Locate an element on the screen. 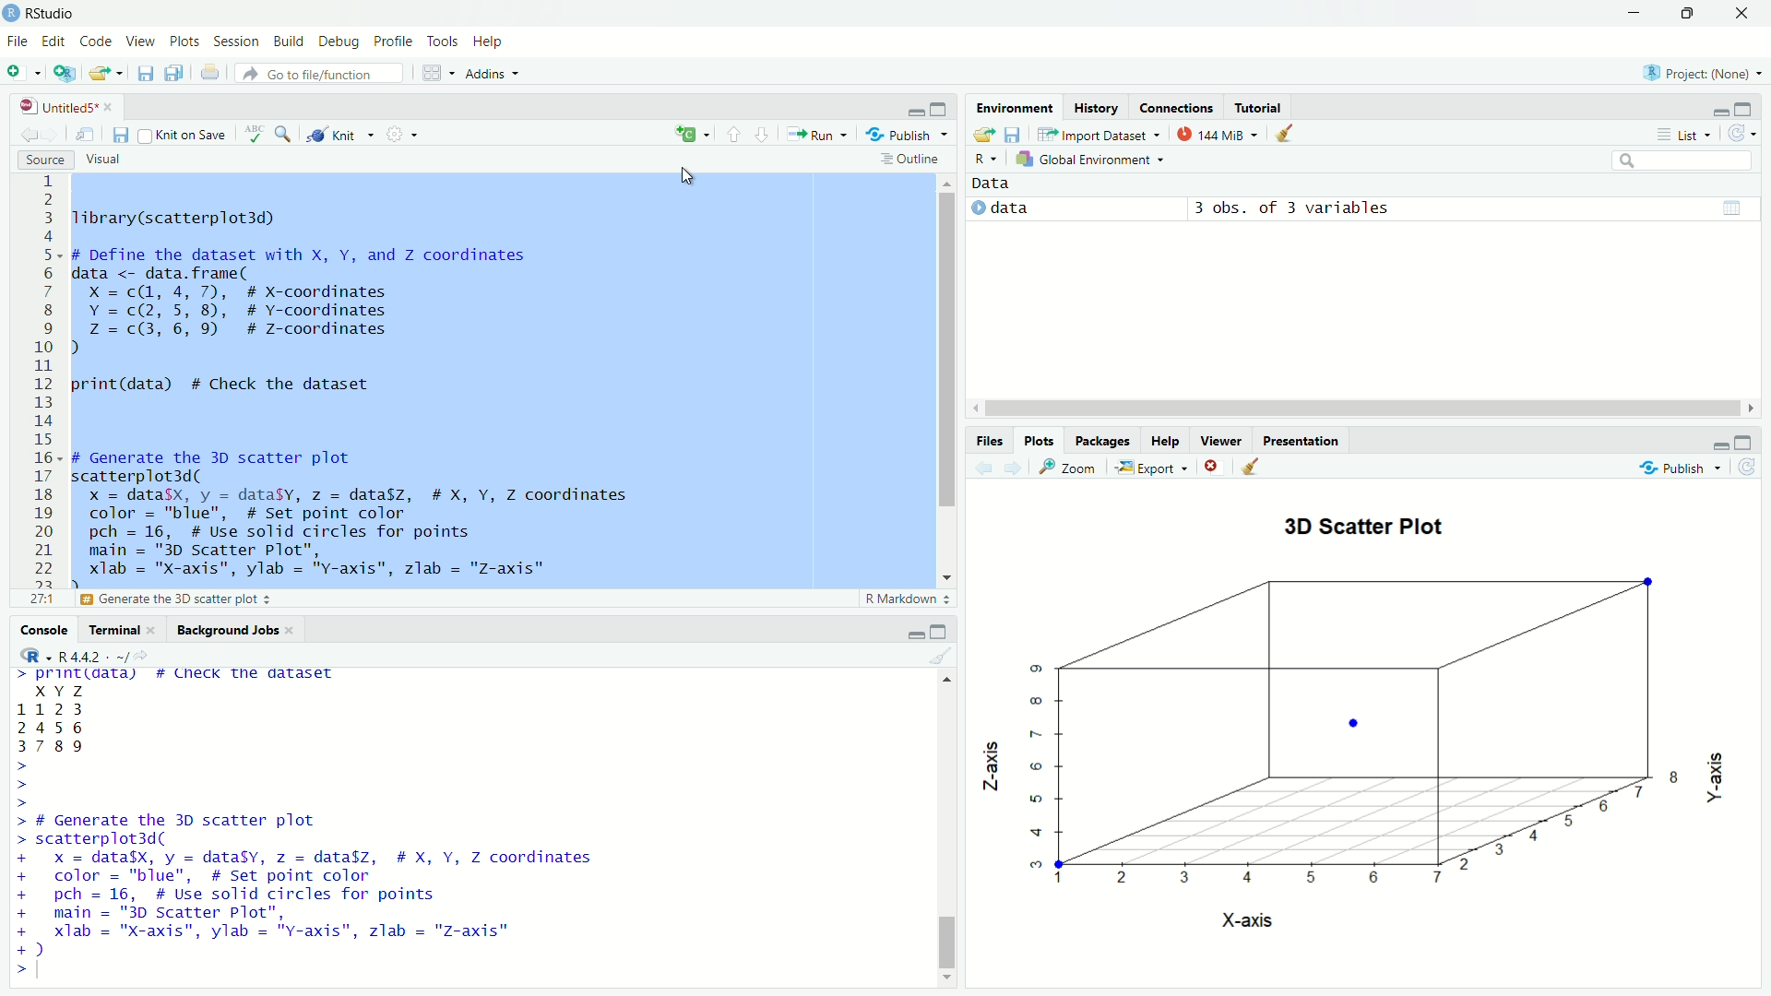 Image resolution: width=1771 pixels, height=996 pixels. save current document is located at coordinates (118, 135).